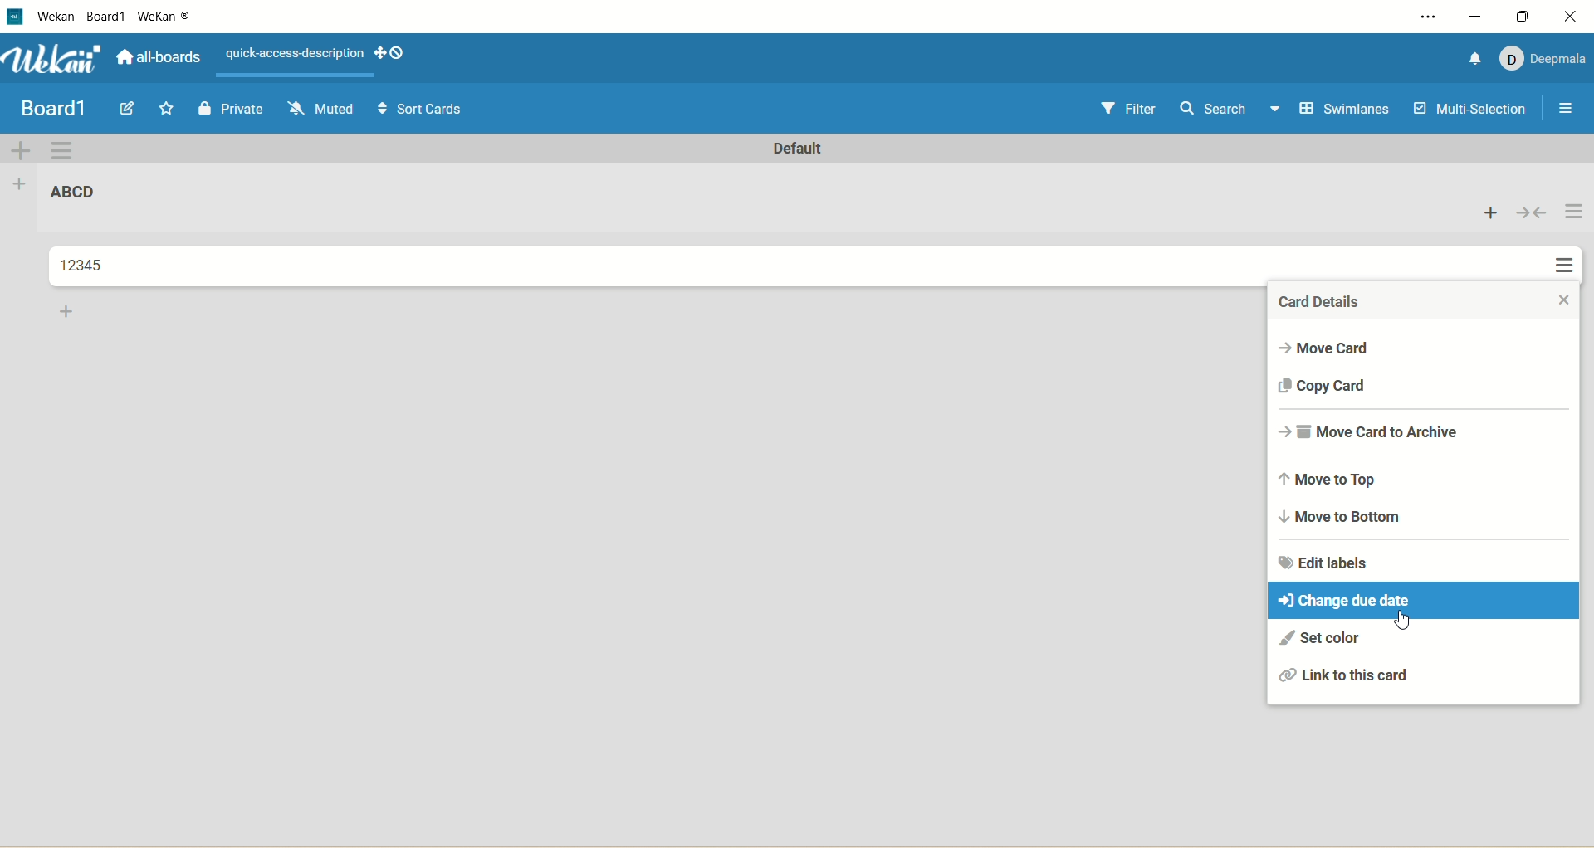 The width and height of the screenshot is (1594, 848). Describe the element at coordinates (1347, 677) in the screenshot. I see `link to this card` at that location.